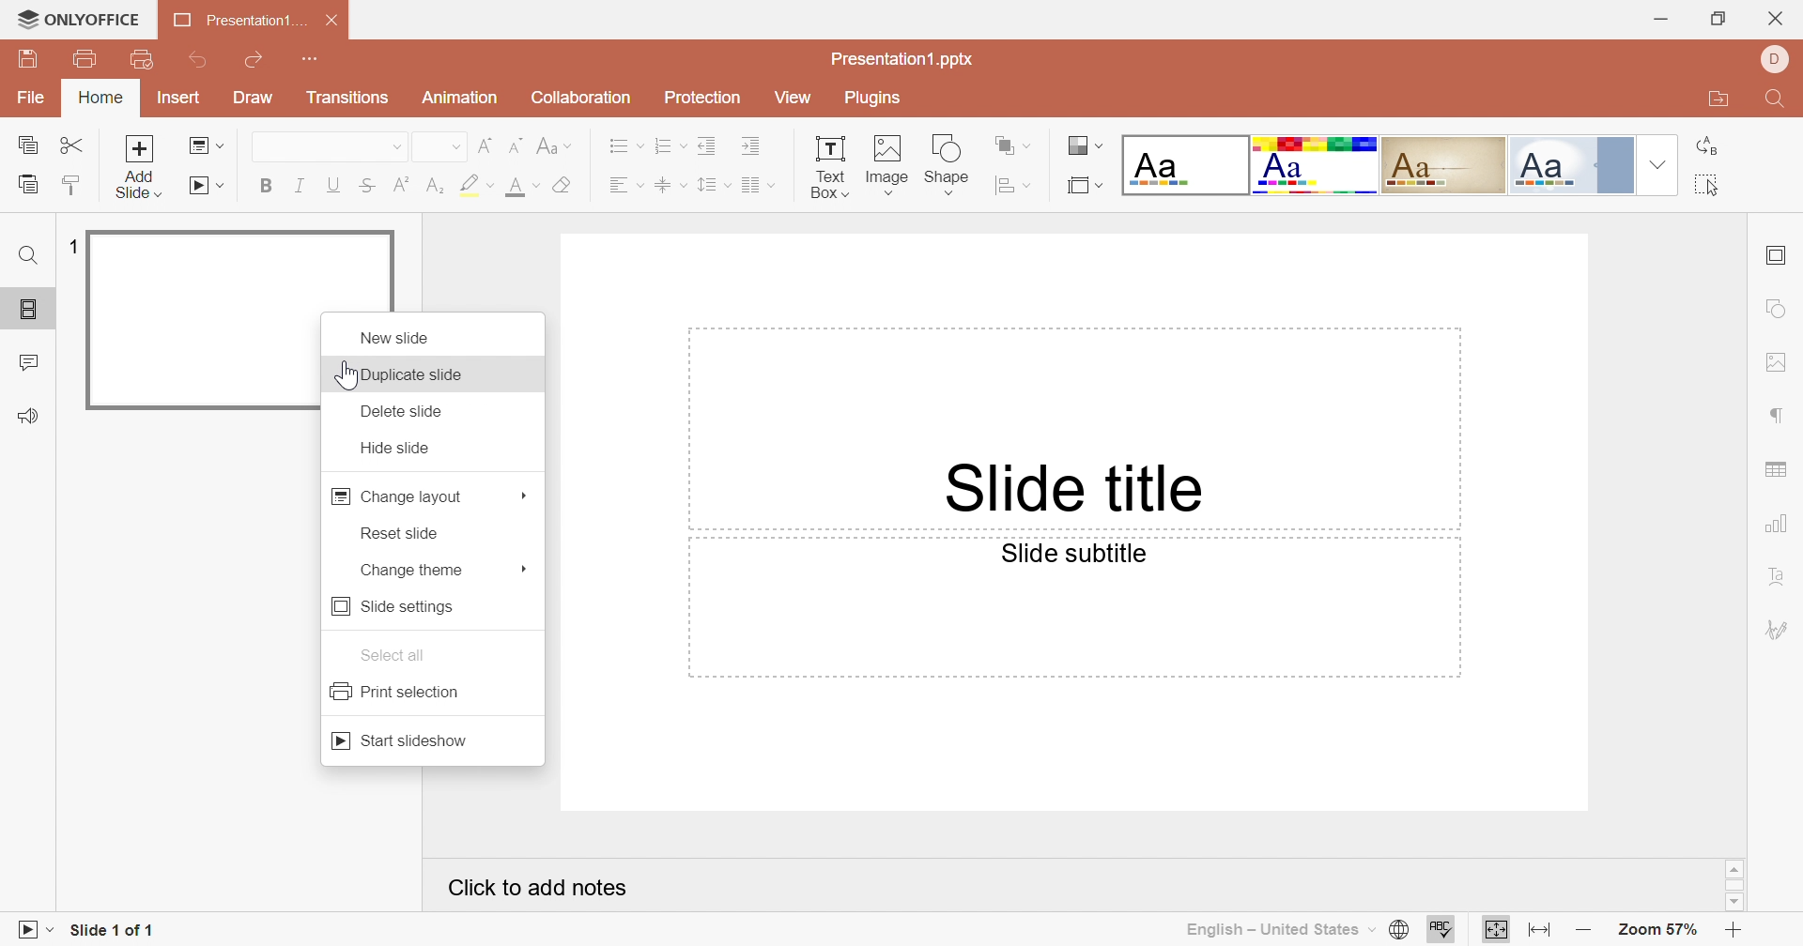 This screenshot has width=1803, height=946. Describe the element at coordinates (752, 187) in the screenshot. I see `Insert Columns` at that location.